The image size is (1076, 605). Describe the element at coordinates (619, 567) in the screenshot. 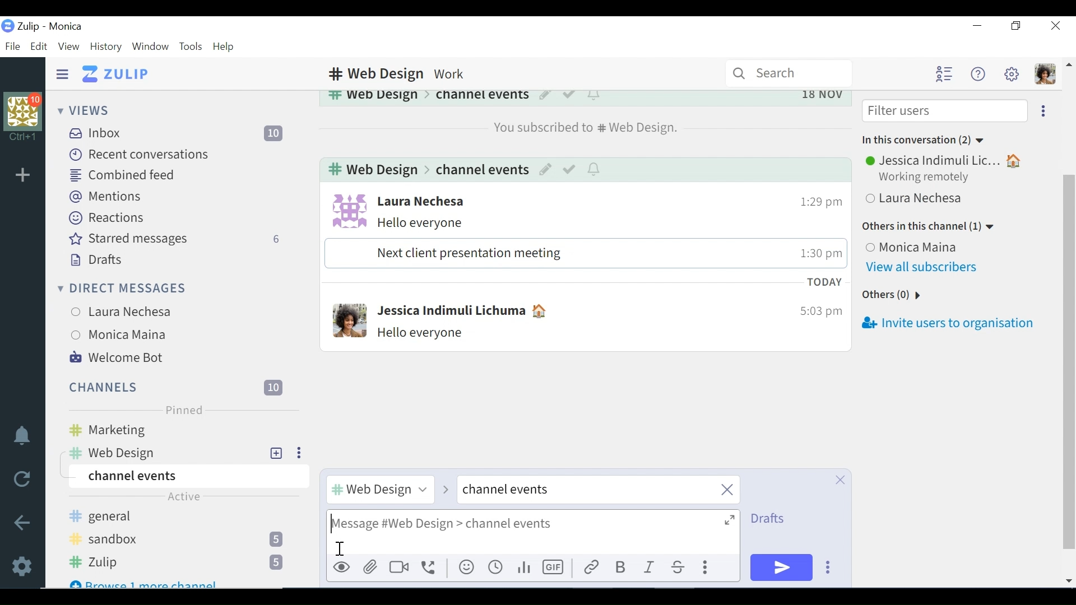

I see `Bold` at that location.